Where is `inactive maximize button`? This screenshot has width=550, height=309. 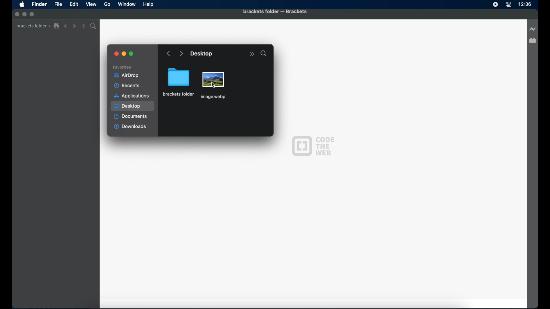 inactive maximize button is located at coordinates (33, 15).